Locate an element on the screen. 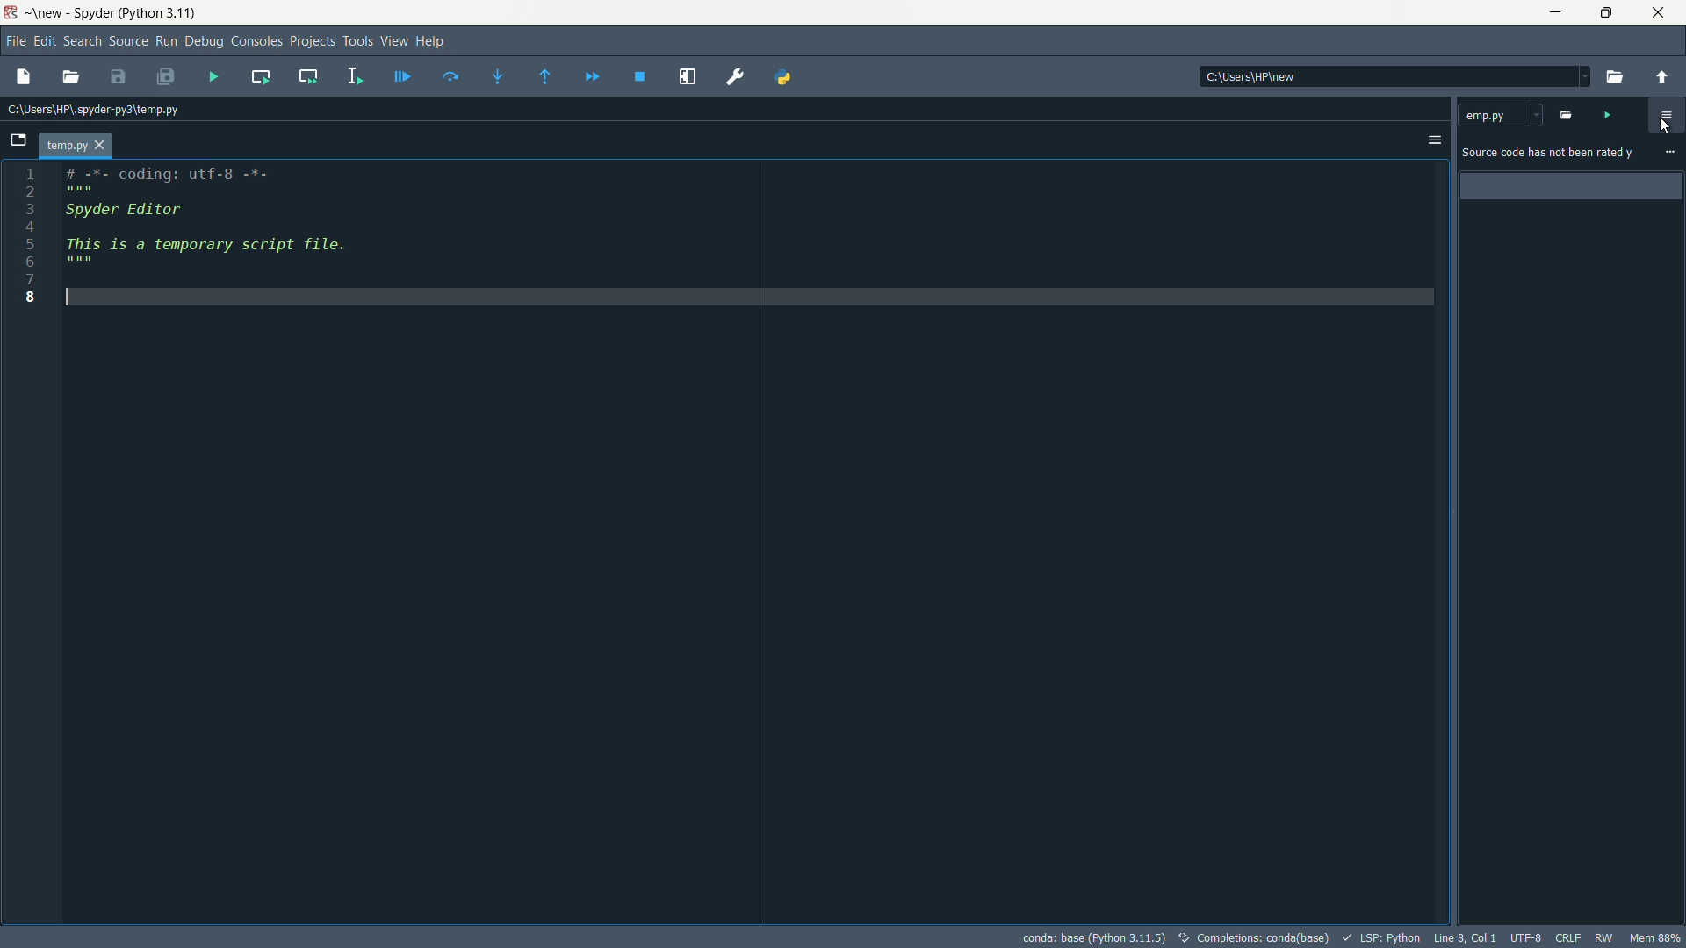  ‘spyder Editor is located at coordinates (151, 213).